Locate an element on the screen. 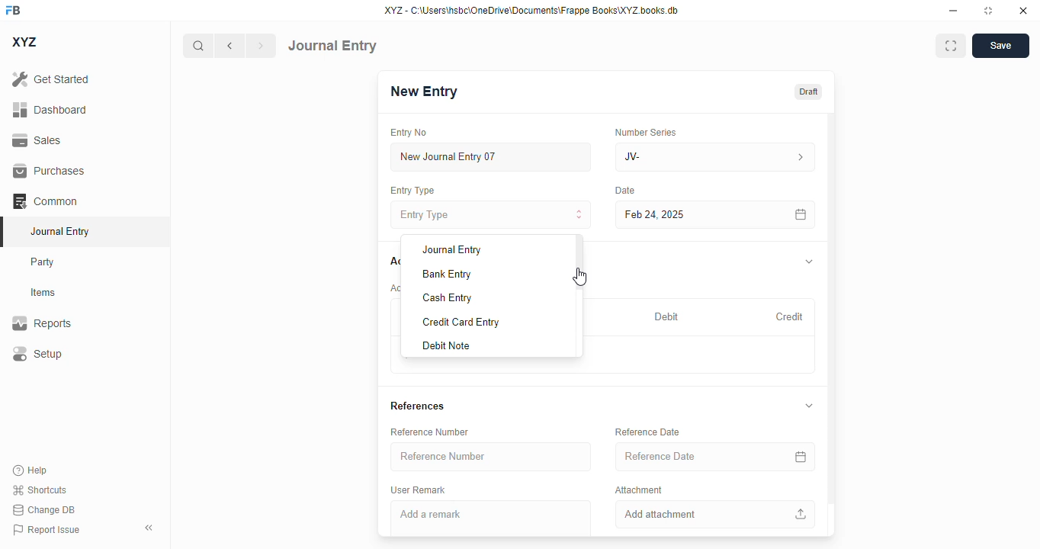 The height and width of the screenshot is (549, 1040). calendar icon is located at coordinates (801, 214).